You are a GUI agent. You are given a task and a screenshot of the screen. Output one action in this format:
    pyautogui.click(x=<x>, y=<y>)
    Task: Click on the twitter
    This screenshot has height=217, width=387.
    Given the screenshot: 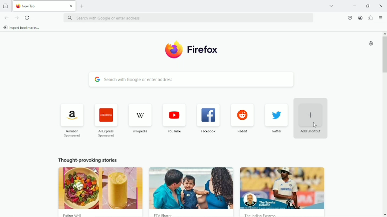 What is the action you would take?
    pyautogui.click(x=276, y=118)
    